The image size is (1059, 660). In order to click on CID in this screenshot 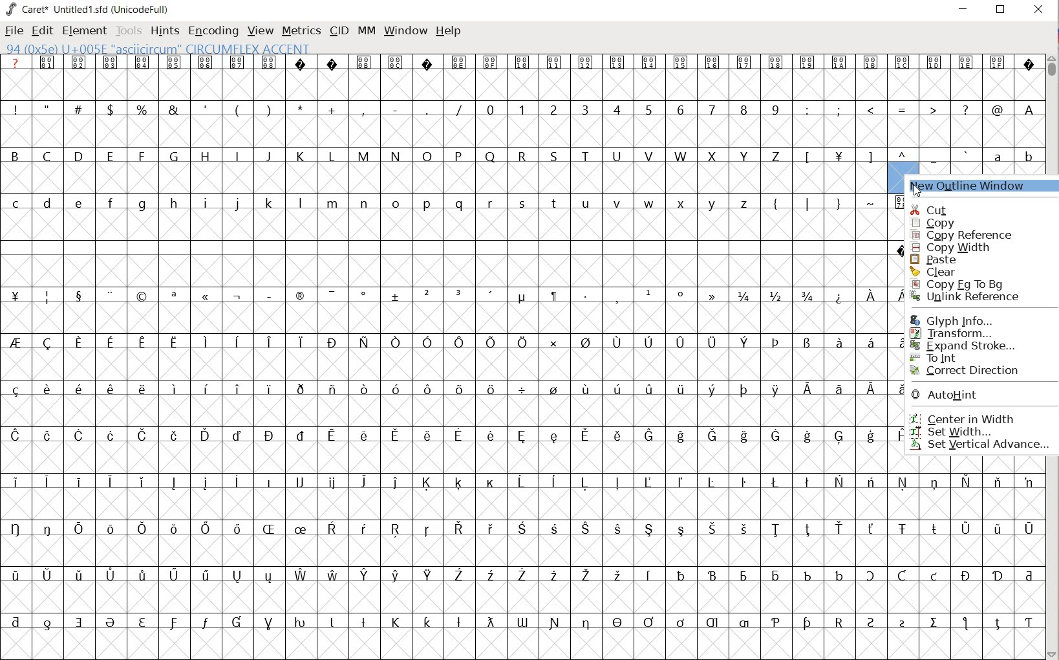, I will do `click(338, 30)`.